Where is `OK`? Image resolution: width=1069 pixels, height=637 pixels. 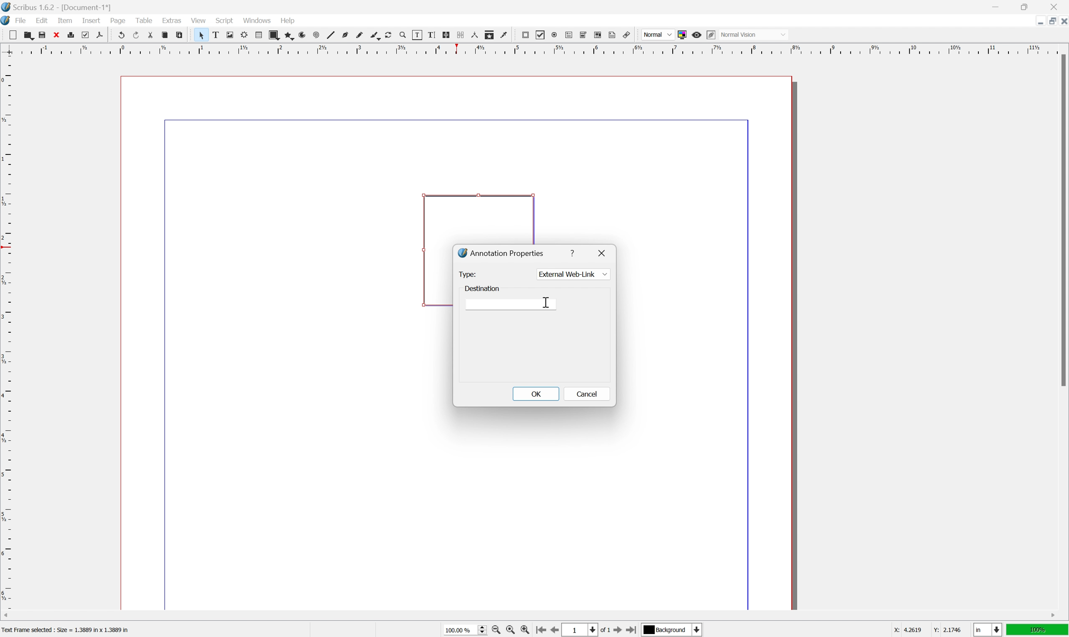
OK is located at coordinates (536, 394).